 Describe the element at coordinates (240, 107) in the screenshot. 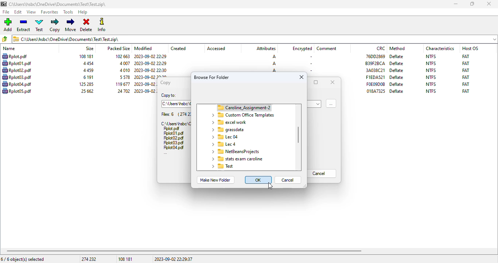

I see `folder` at that location.